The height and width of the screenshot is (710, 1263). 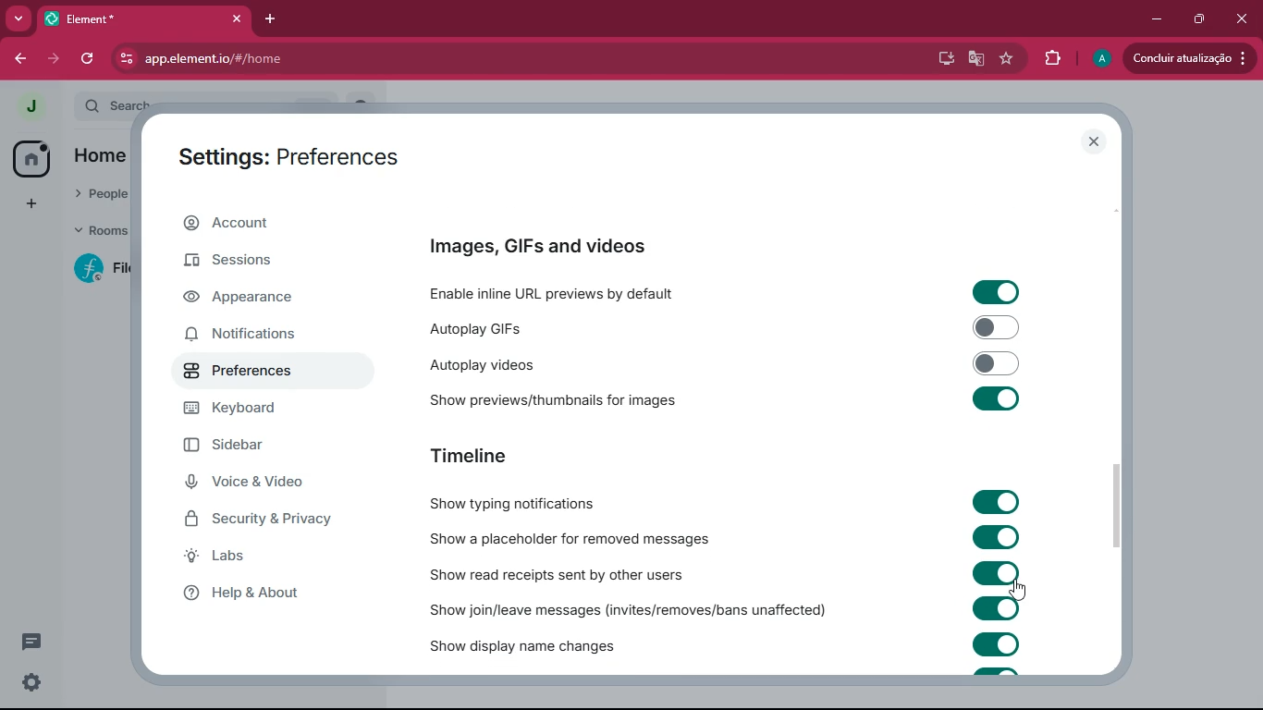 What do you see at coordinates (1017, 590) in the screenshot?
I see `cursor` at bounding box center [1017, 590].